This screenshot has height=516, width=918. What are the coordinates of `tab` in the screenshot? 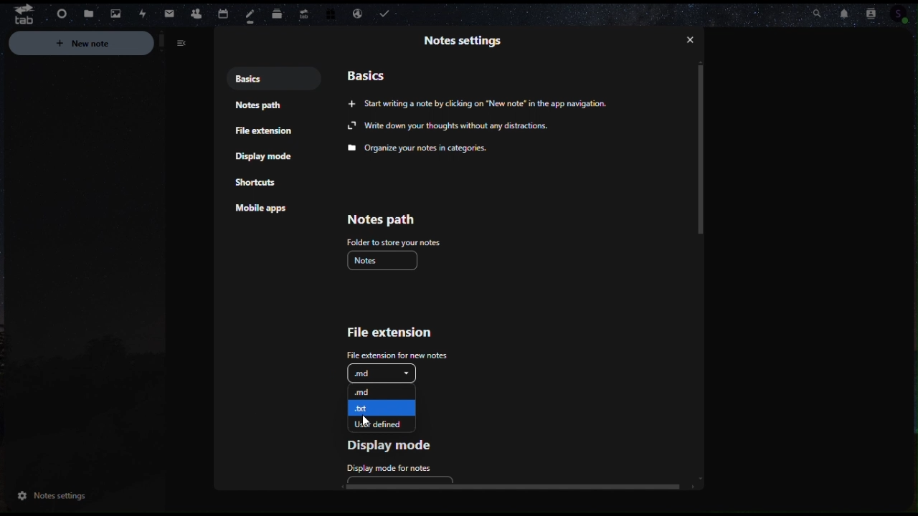 It's located at (19, 14).